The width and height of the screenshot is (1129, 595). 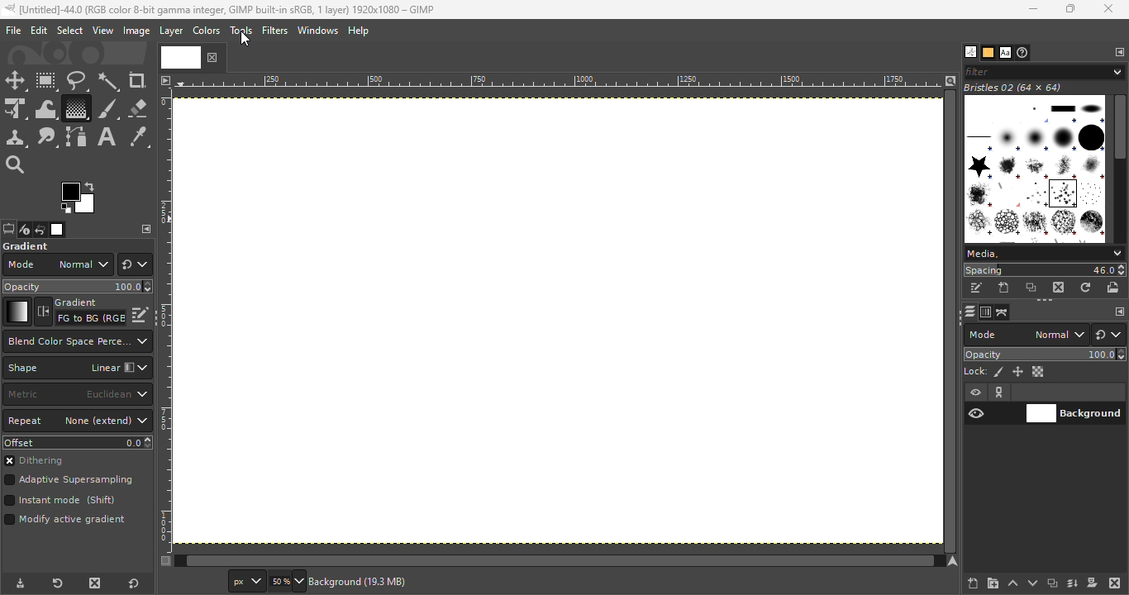 What do you see at coordinates (243, 35) in the screenshot?
I see `Tools` at bounding box center [243, 35].